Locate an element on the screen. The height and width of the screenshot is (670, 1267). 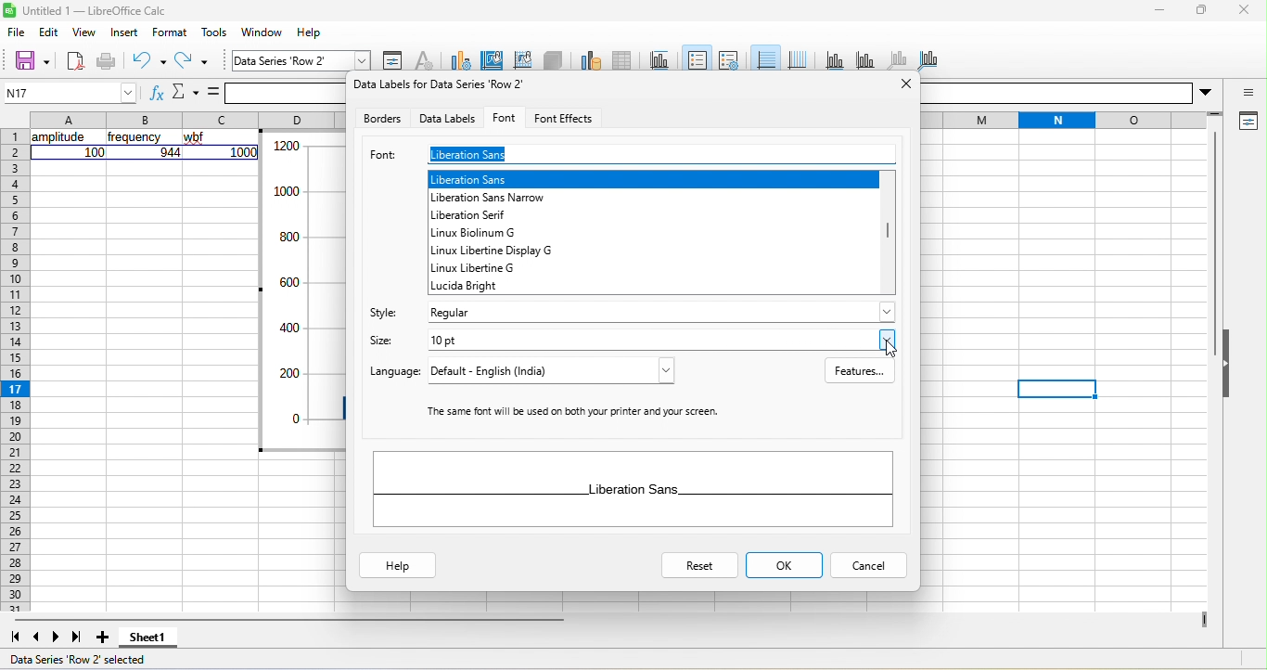
previous sheet is located at coordinates (38, 638).